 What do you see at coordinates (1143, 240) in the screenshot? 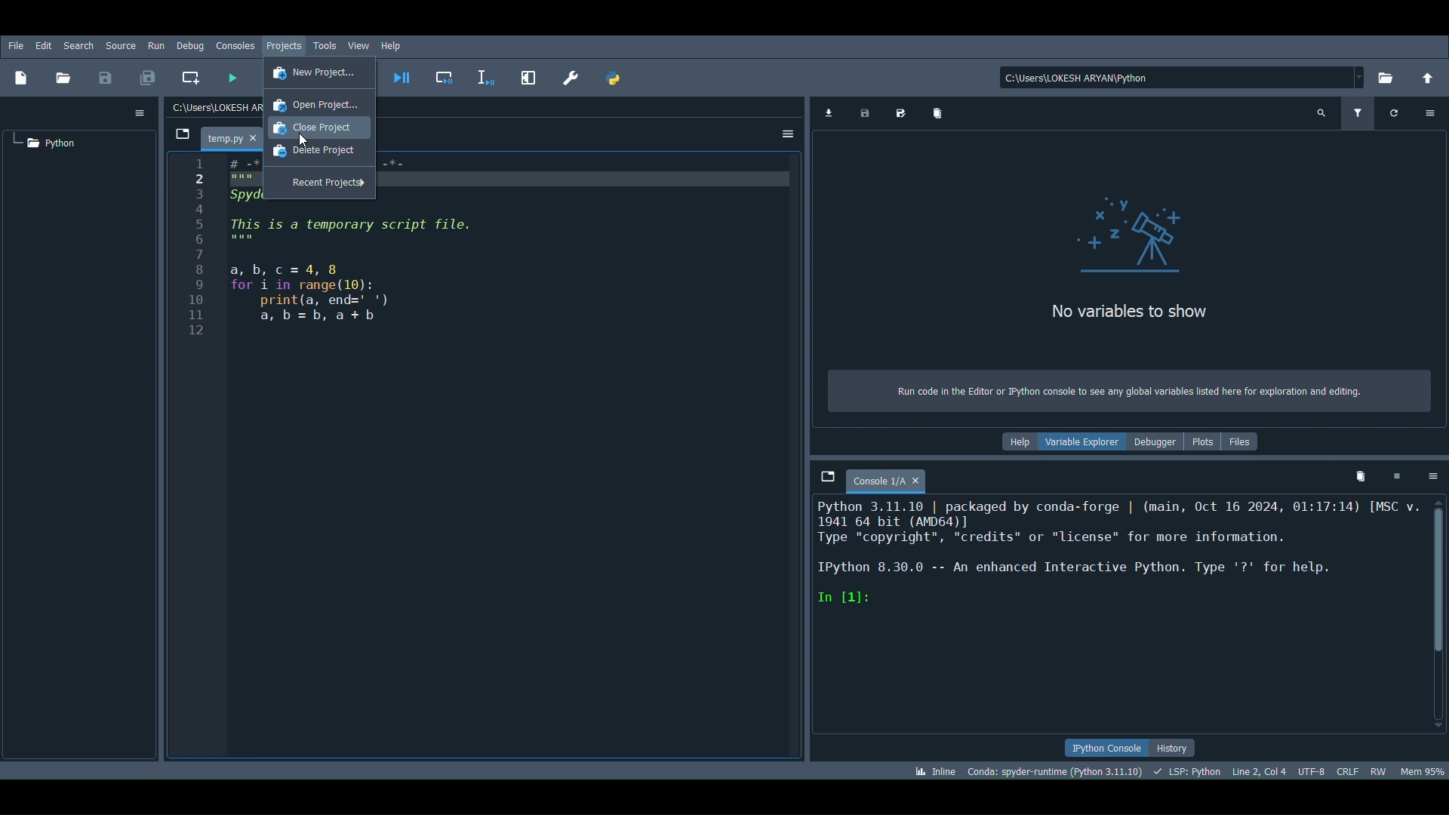
I see `Visual element` at bounding box center [1143, 240].